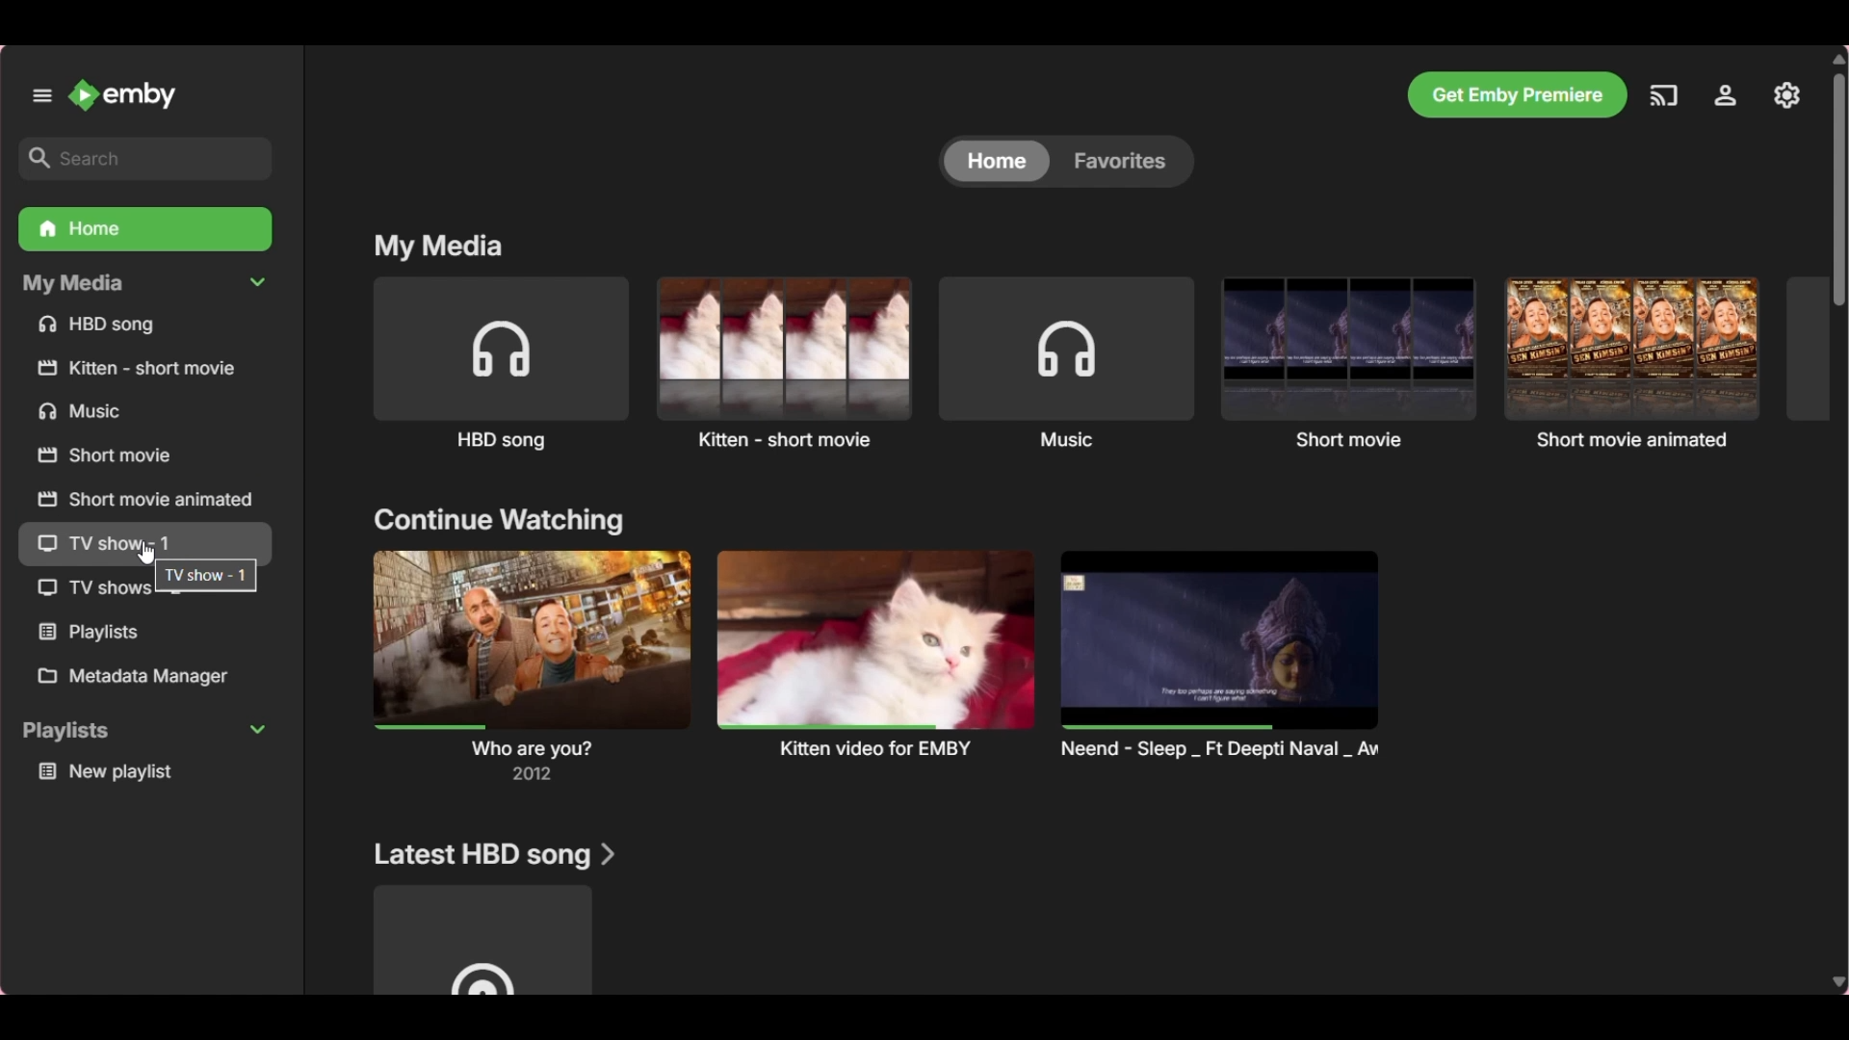 This screenshot has width=1849, height=1040. I want to click on Get Emby premiere, so click(1517, 95).